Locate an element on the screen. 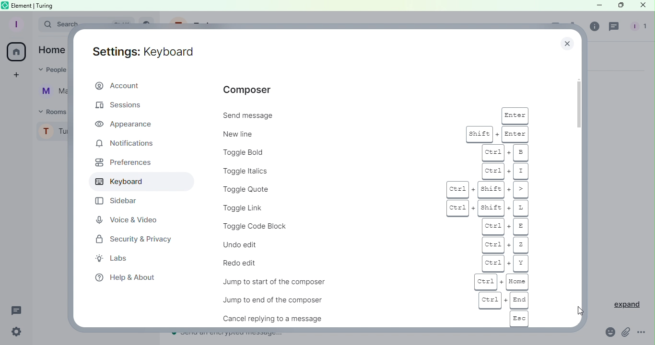  Scroll bar is located at coordinates (579, 195).